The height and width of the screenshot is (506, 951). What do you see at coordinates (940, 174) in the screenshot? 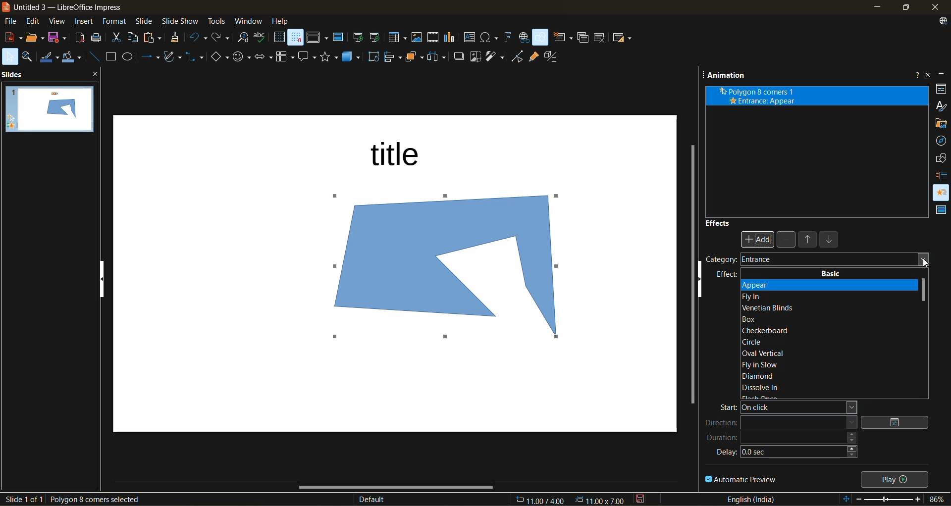
I see `slide transition` at bounding box center [940, 174].